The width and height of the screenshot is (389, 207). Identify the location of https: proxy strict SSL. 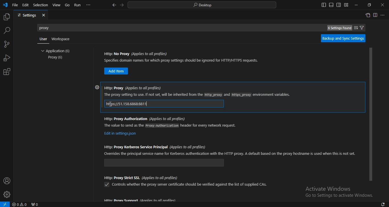
(141, 177).